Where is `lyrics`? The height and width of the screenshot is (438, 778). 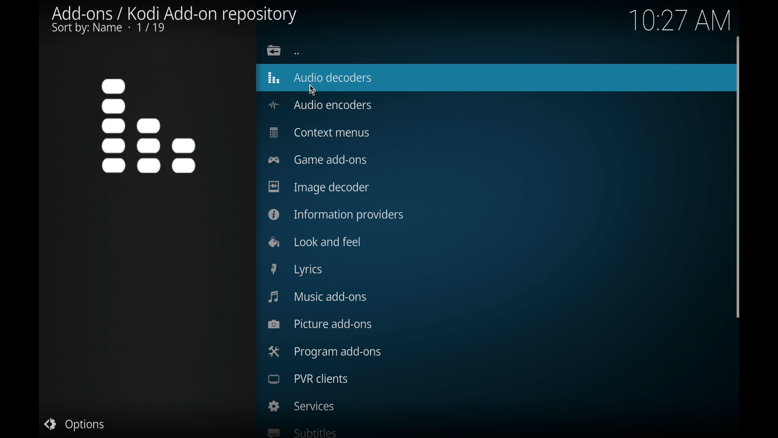
lyrics is located at coordinates (297, 270).